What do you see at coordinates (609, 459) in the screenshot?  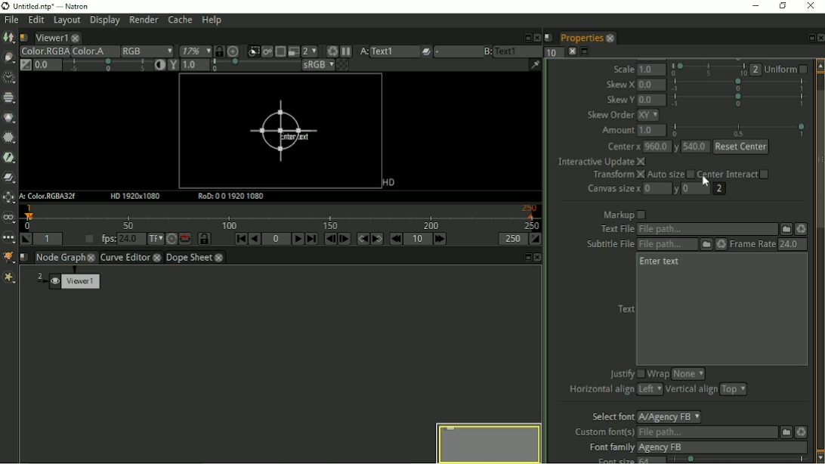 I see `Font size` at bounding box center [609, 459].